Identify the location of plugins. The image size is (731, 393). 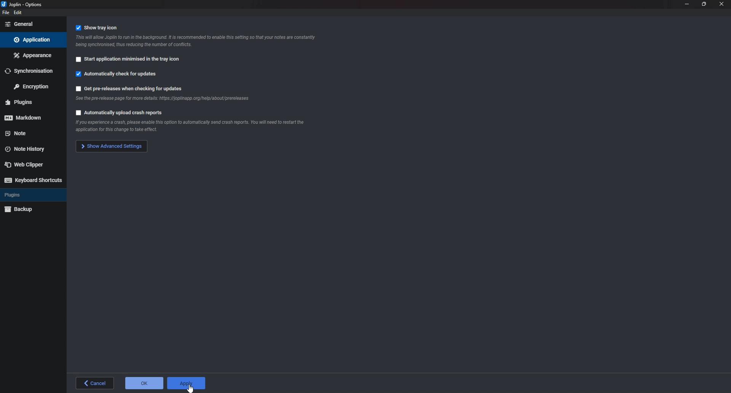
(30, 102).